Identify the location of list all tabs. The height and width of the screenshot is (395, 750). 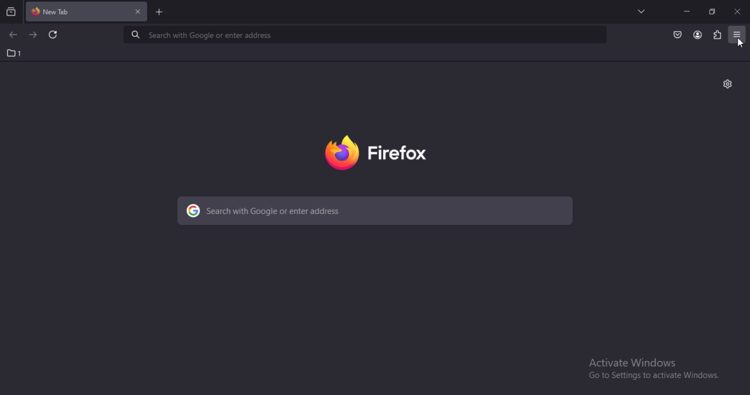
(642, 11).